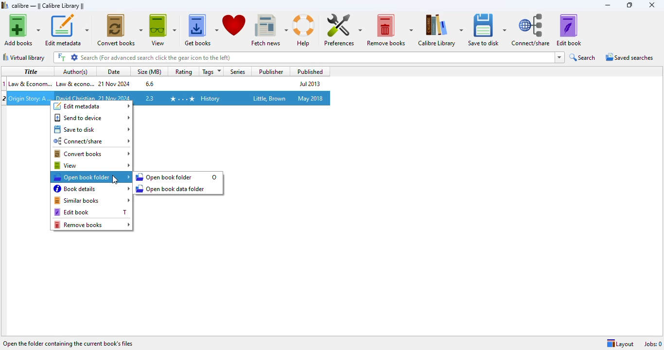  What do you see at coordinates (181, 98) in the screenshot?
I see `4 stars` at bounding box center [181, 98].